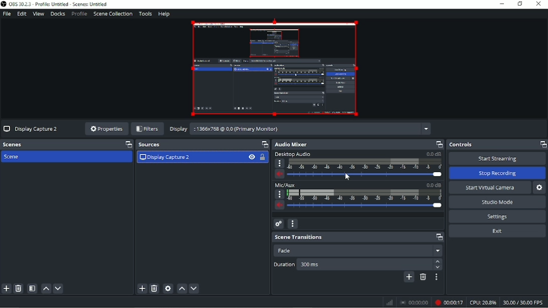 The image size is (548, 308). What do you see at coordinates (58, 14) in the screenshot?
I see `Docks` at bounding box center [58, 14].